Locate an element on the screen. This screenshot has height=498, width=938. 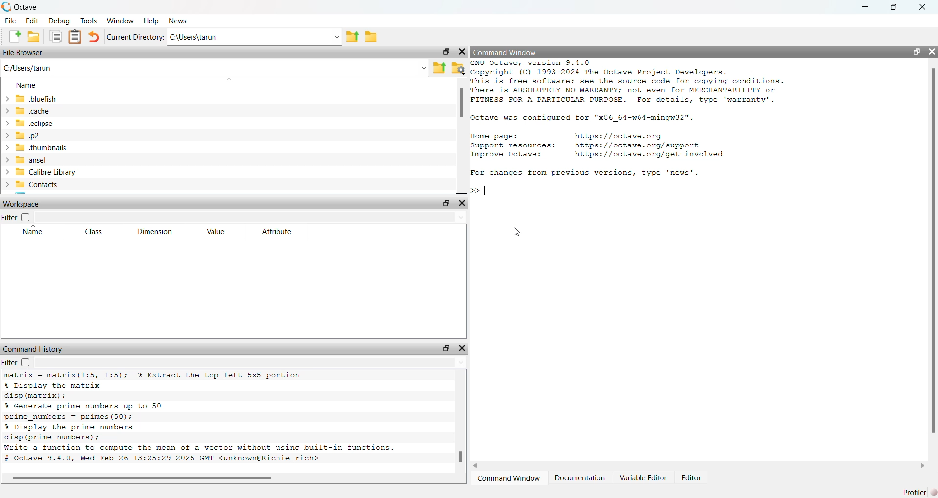
typing indicator is located at coordinates (486, 190).